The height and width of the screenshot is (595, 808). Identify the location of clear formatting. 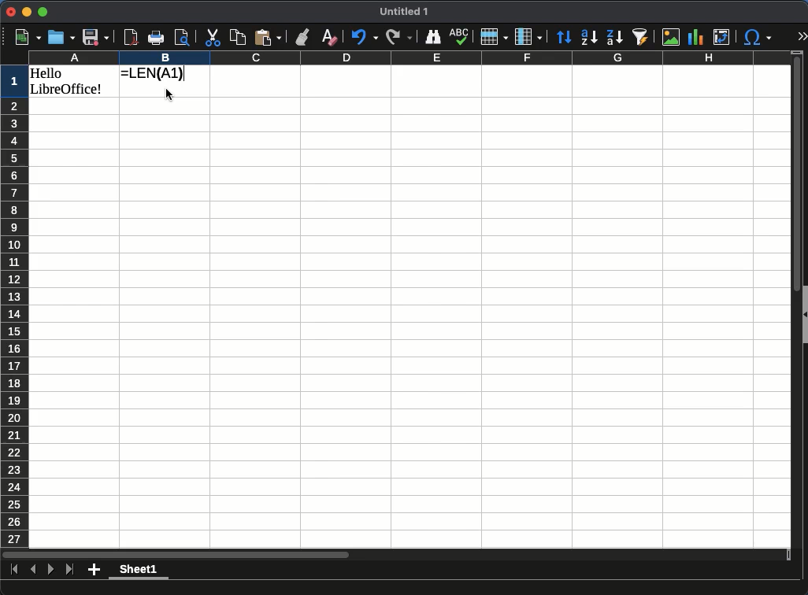
(326, 37).